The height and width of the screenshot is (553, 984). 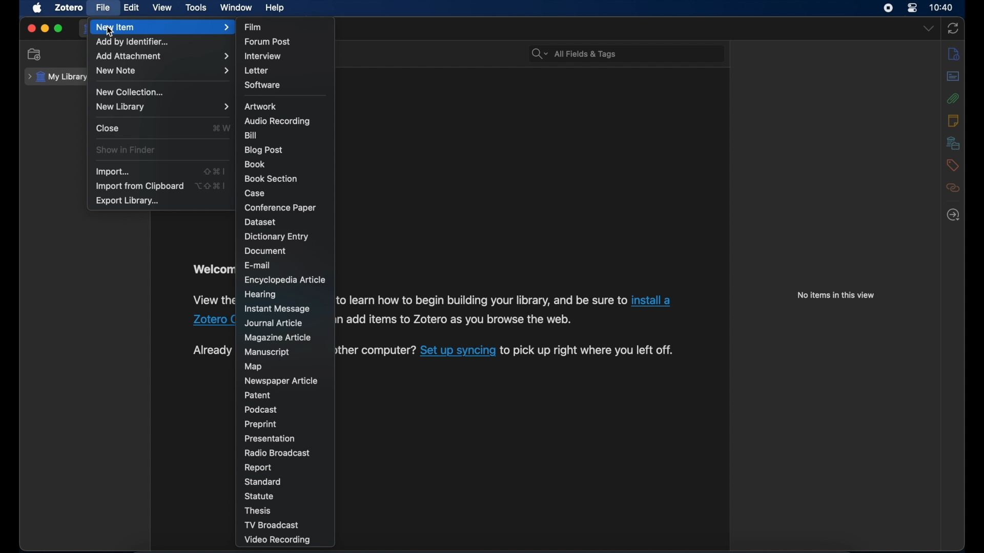 I want to click on film, so click(x=253, y=26).